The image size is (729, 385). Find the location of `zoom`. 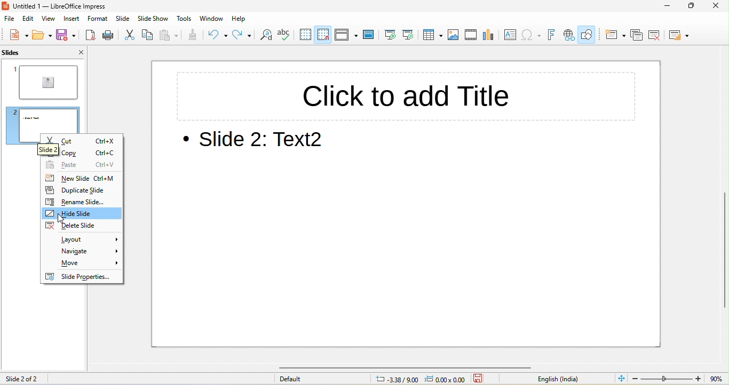

zoom is located at coordinates (679, 379).